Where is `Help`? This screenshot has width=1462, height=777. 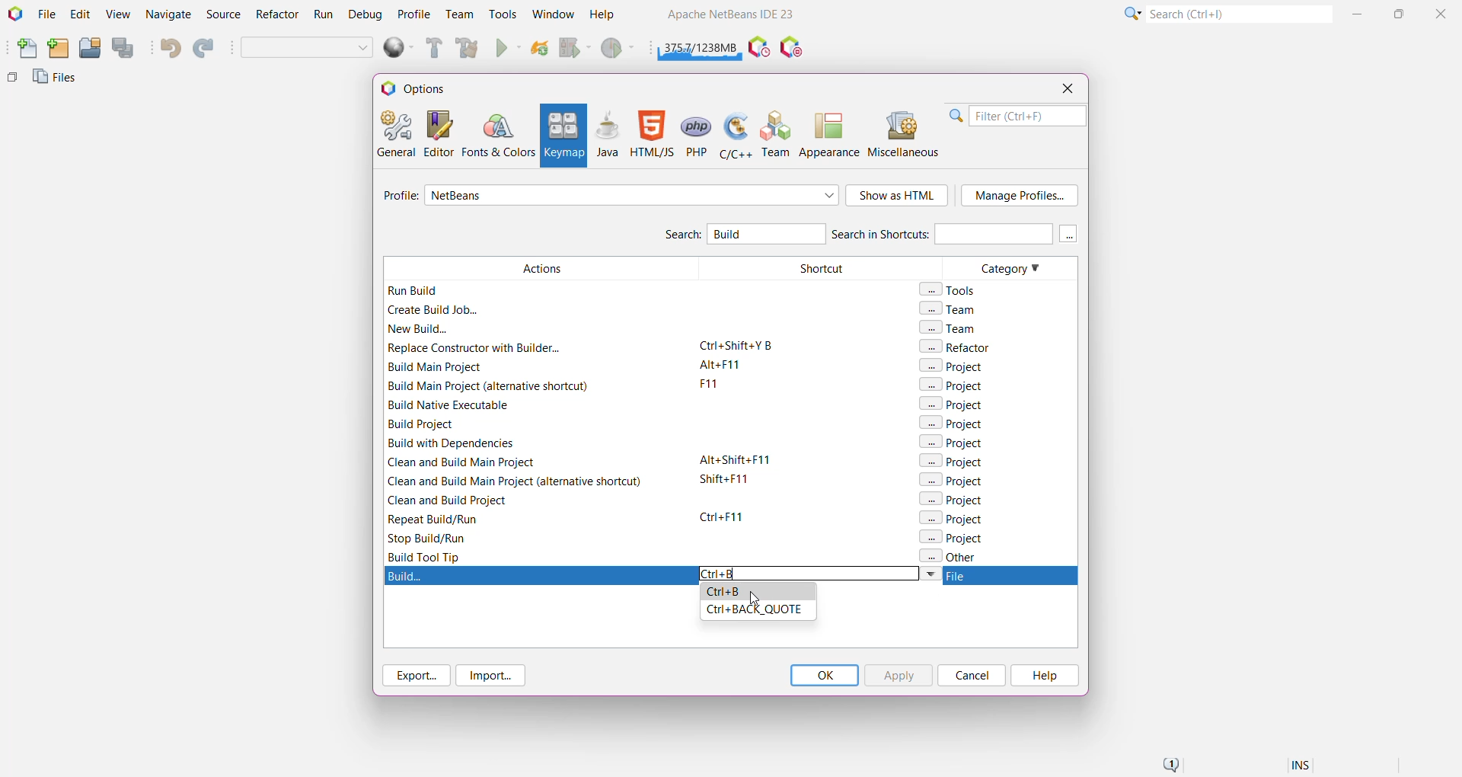 Help is located at coordinates (609, 16).